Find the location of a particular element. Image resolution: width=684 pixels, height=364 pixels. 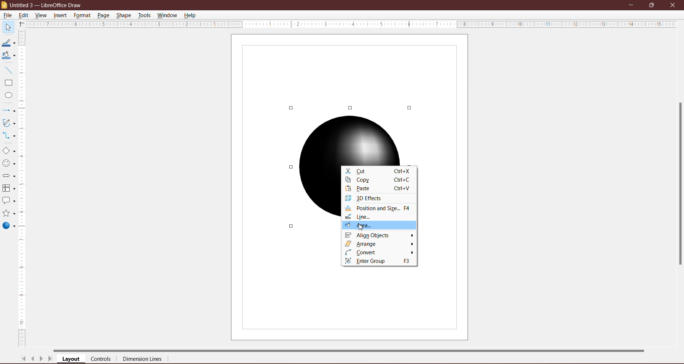

Diagram Title - Application Name is located at coordinates (48, 5).